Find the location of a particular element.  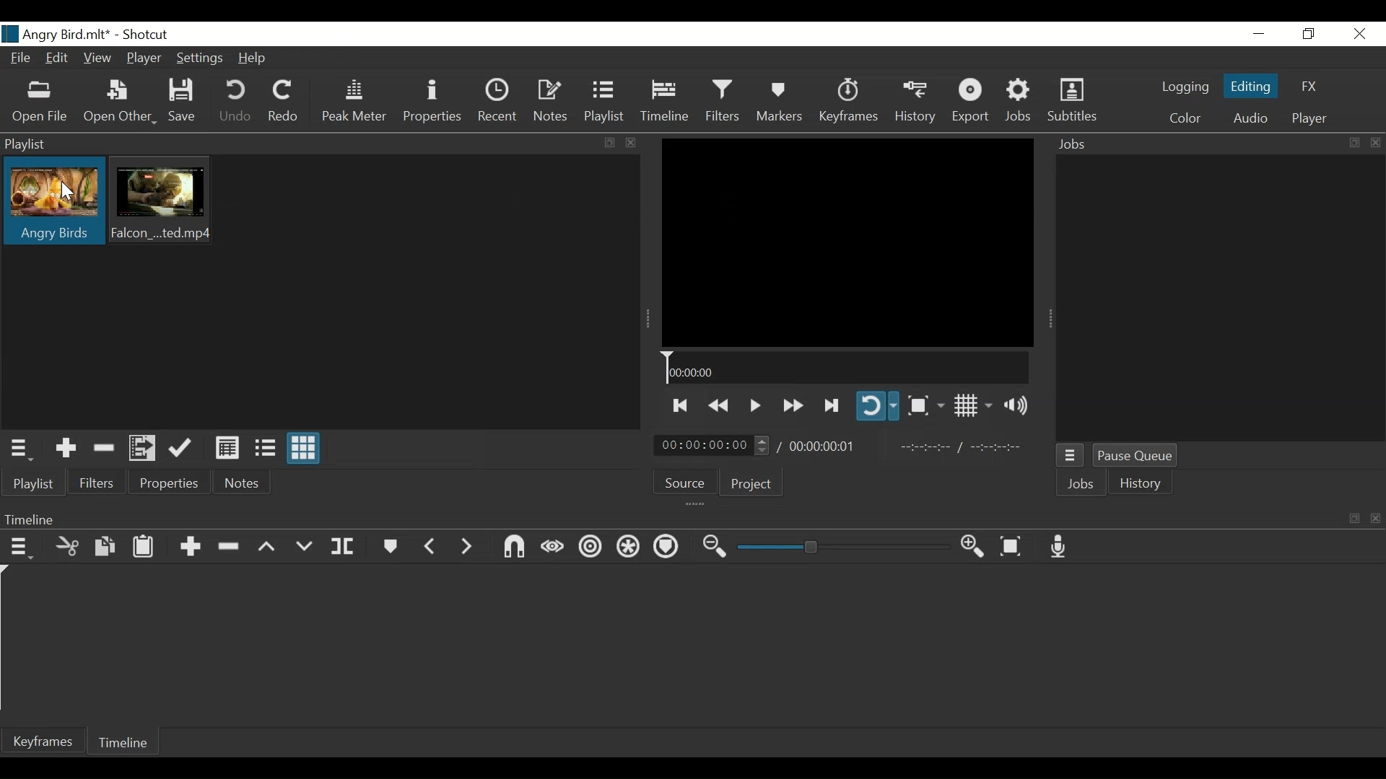

Colr is located at coordinates (1185, 118).